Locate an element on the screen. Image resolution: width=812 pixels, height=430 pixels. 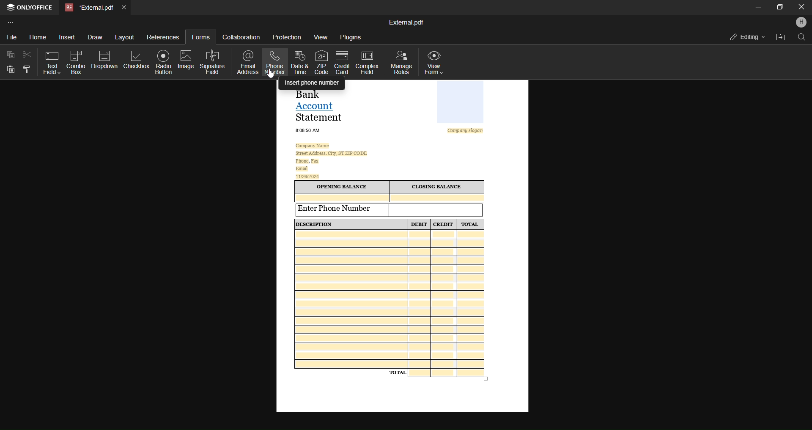
copy style is located at coordinates (28, 69).